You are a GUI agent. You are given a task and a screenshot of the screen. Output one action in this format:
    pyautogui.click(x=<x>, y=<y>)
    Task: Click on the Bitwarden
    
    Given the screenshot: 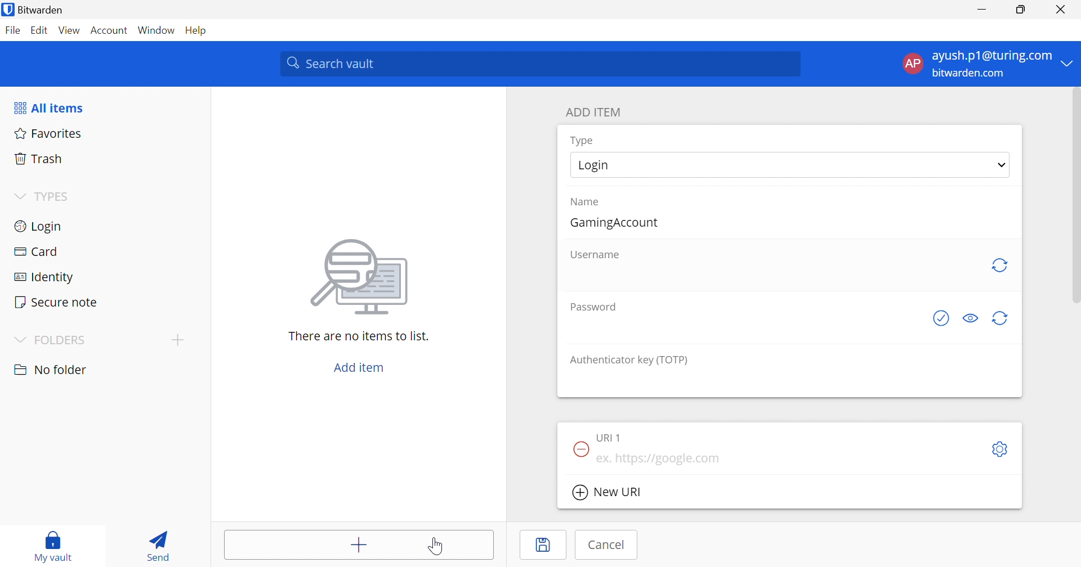 What is the action you would take?
    pyautogui.click(x=33, y=9)
    